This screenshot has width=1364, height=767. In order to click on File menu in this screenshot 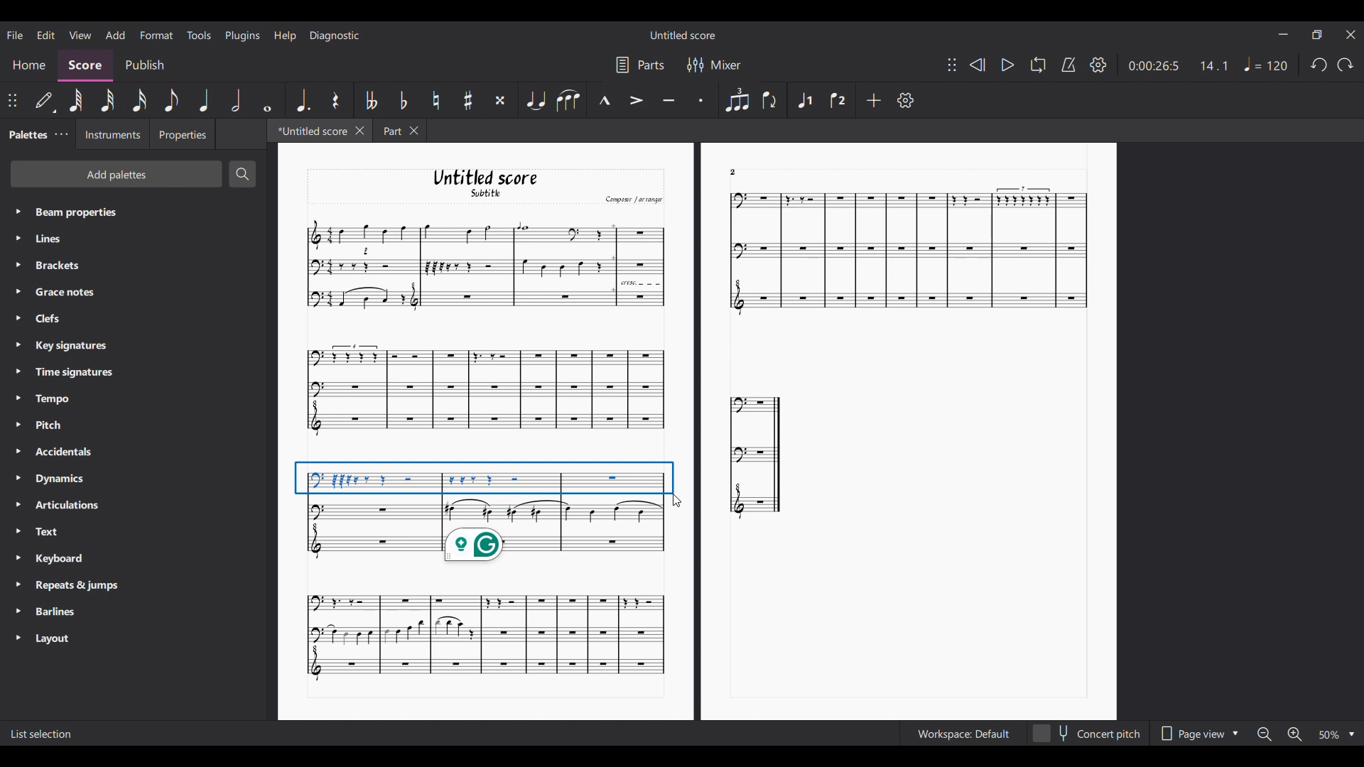, I will do `click(16, 35)`.